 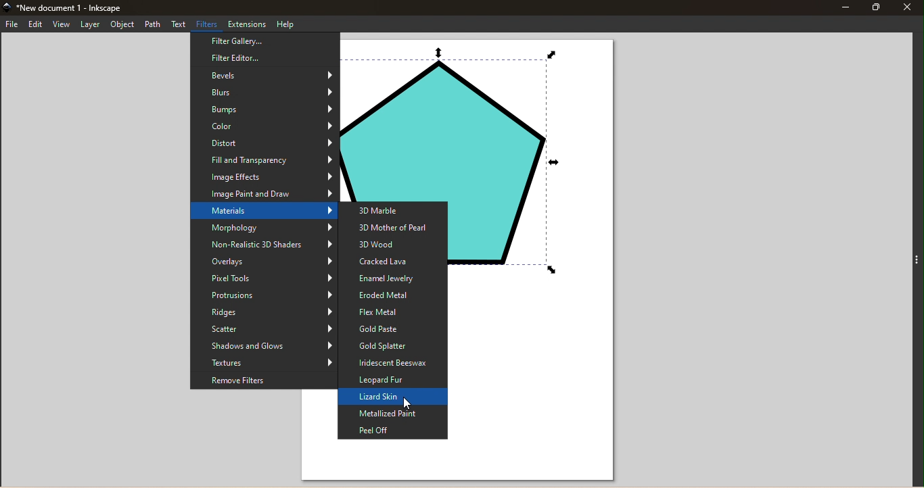 What do you see at coordinates (179, 24) in the screenshot?
I see `Text` at bounding box center [179, 24].